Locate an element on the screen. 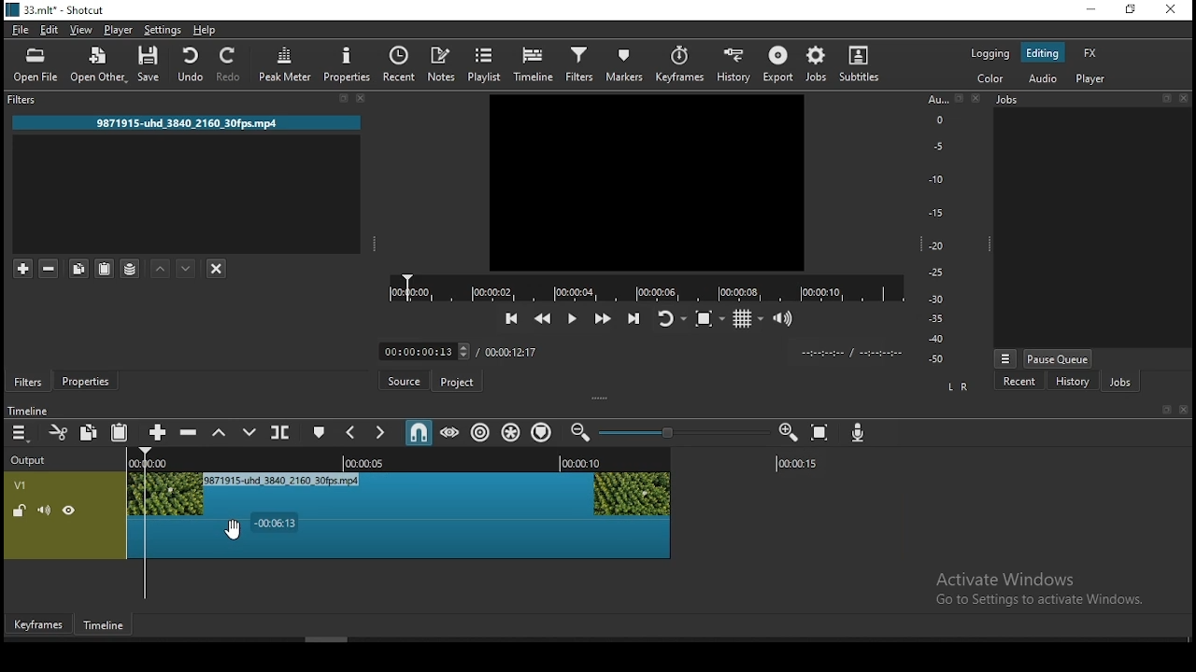  zoom timeline in is located at coordinates (790, 435).